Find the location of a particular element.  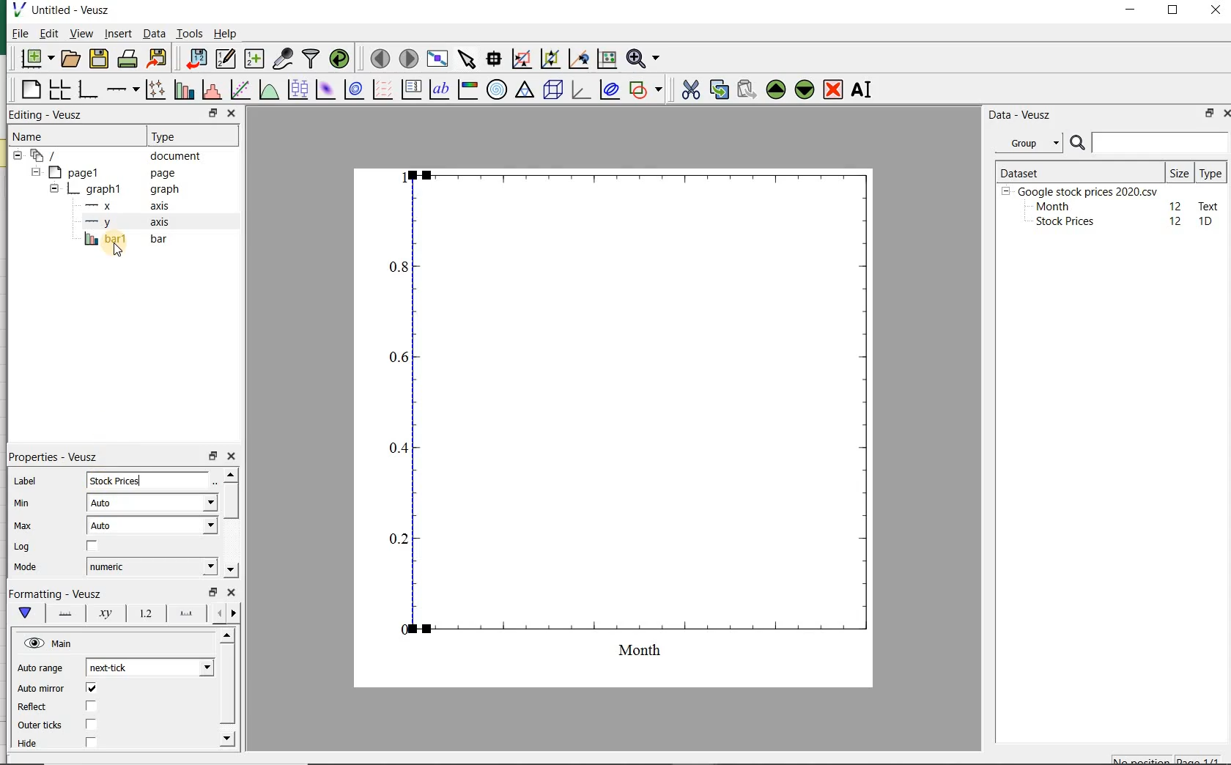

capture remote data is located at coordinates (283, 59).